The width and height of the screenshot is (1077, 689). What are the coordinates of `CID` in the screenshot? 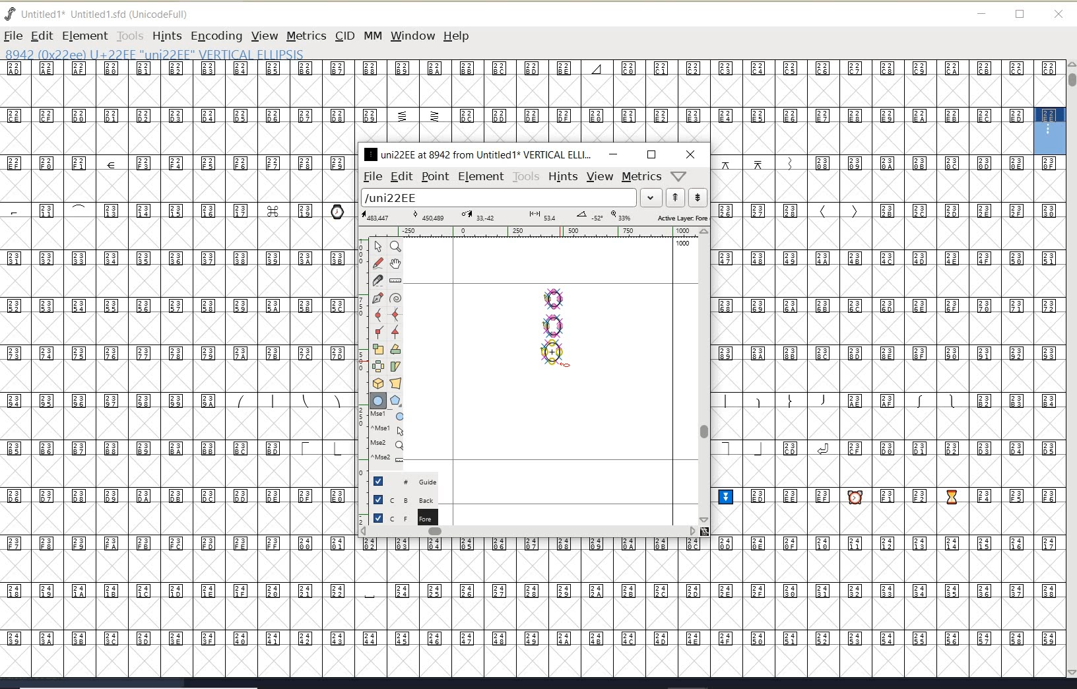 It's located at (344, 36).